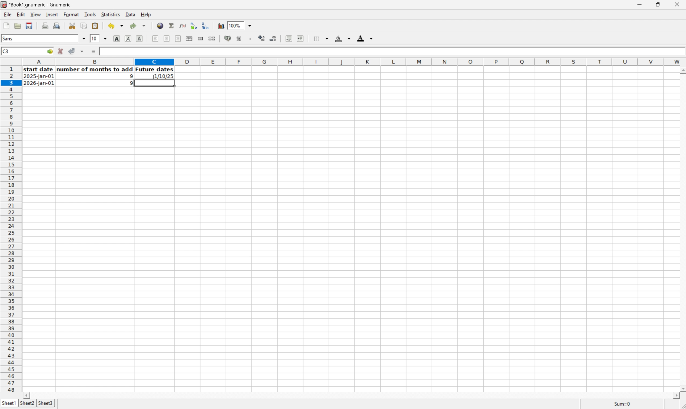 Image resolution: width=686 pixels, height=409 pixels. I want to click on Accept changes across selection, so click(84, 51).